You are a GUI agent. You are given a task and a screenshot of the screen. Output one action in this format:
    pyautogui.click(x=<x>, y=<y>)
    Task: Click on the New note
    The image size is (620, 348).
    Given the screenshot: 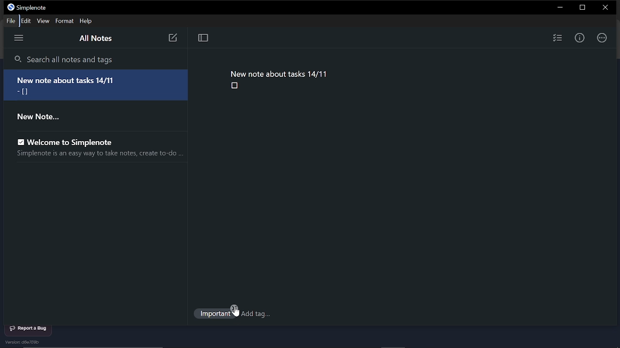 What is the action you would take?
    pyautogui.click(x=172, y=38)
    